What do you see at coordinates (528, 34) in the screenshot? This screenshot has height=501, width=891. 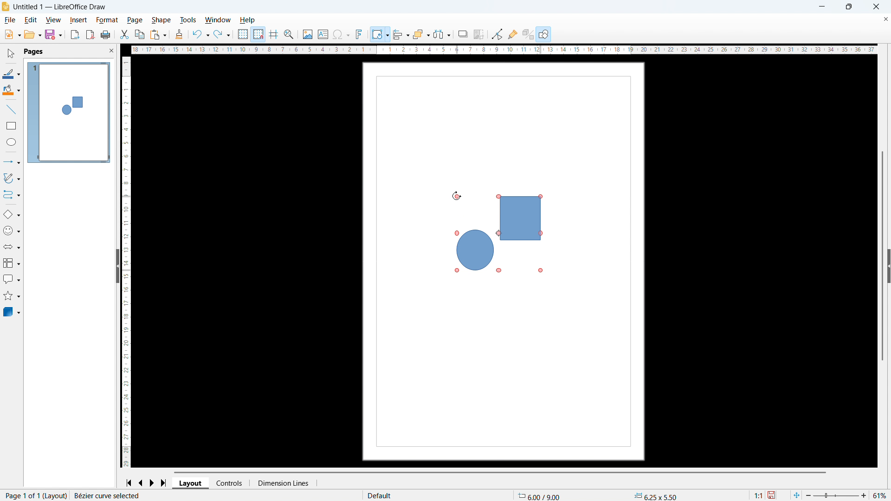 I see `Google extrusion ` at bounding box center [528, 34].